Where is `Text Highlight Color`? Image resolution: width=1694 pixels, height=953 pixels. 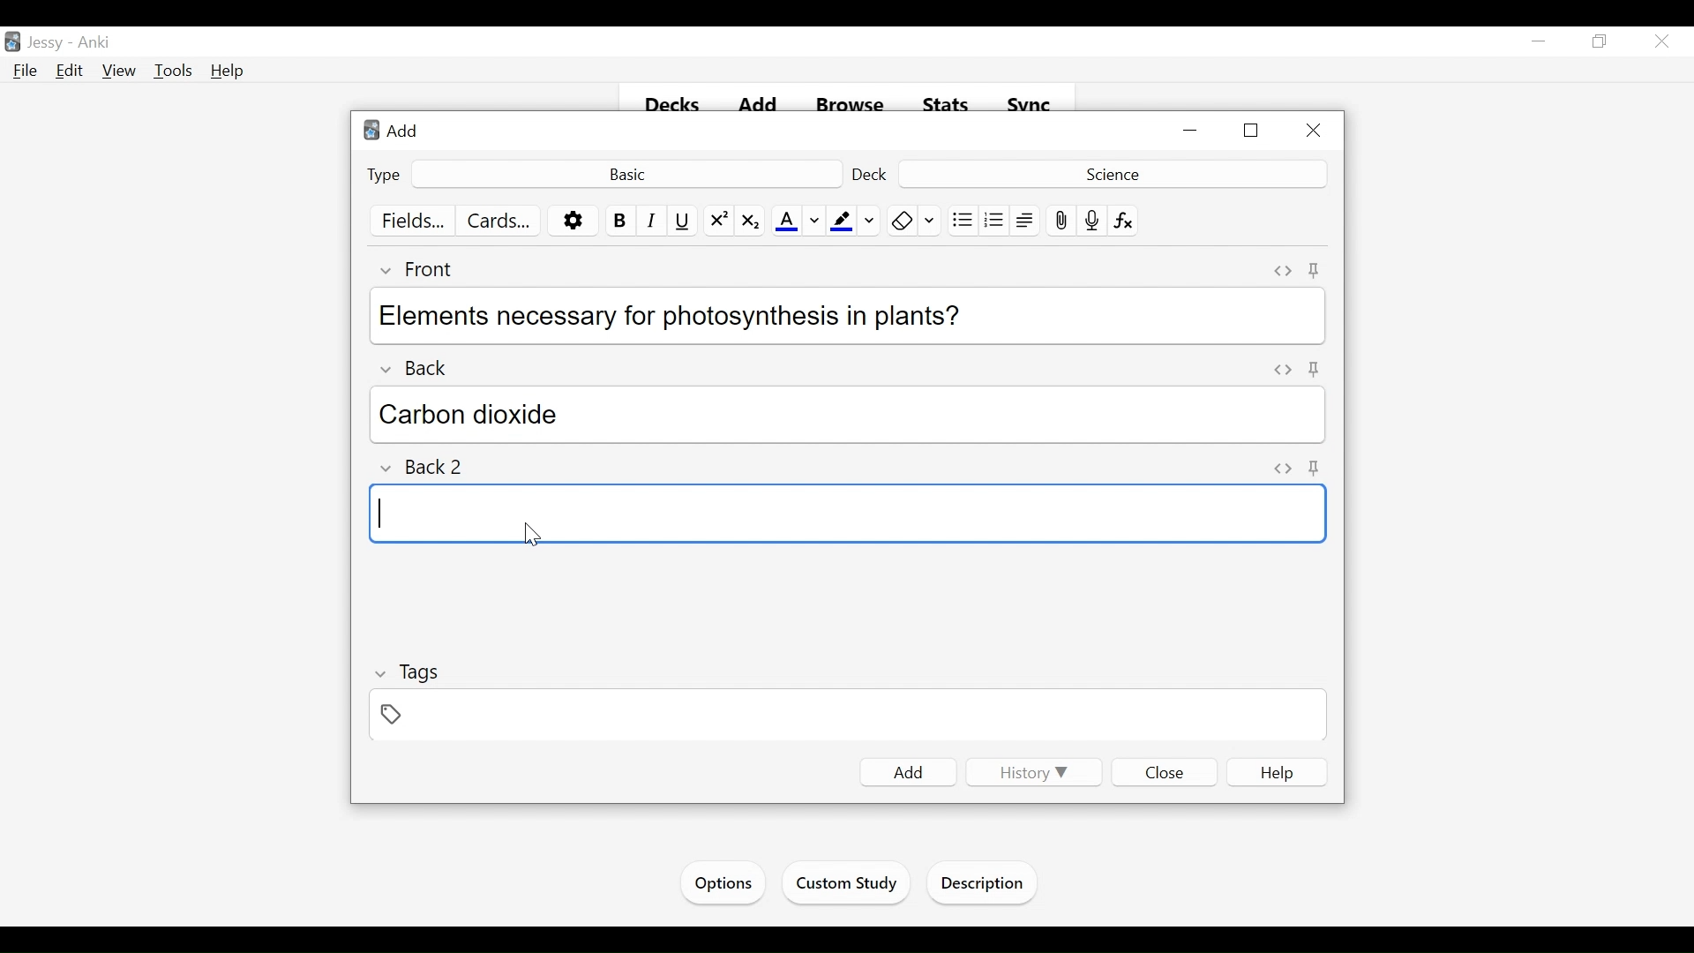 Text Highlight Color is located at coordinates (840, 221).